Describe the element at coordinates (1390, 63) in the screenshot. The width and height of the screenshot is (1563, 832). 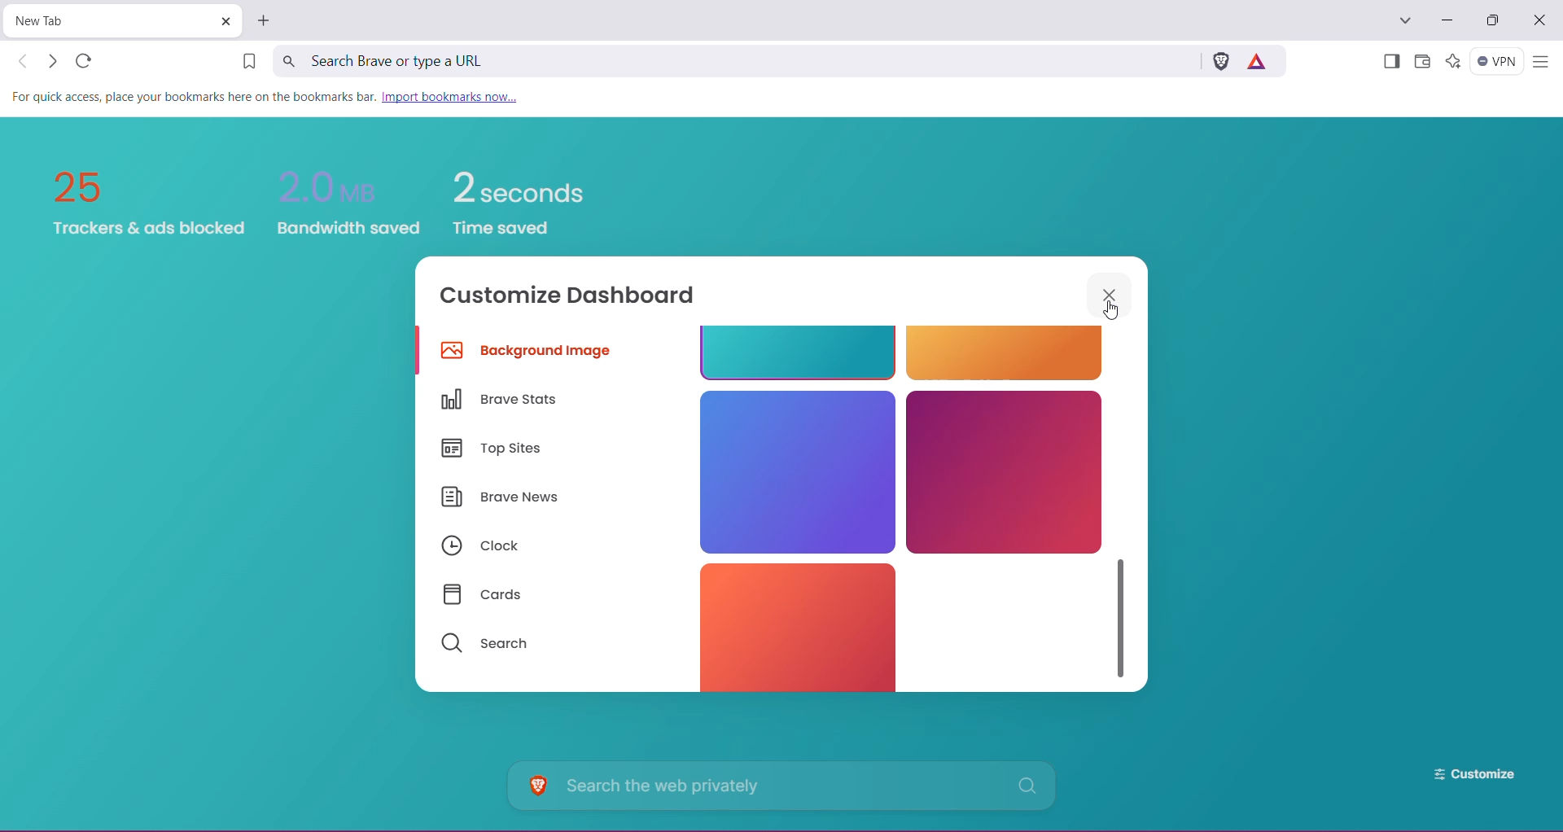
I see `Show Sidebar` at that location.